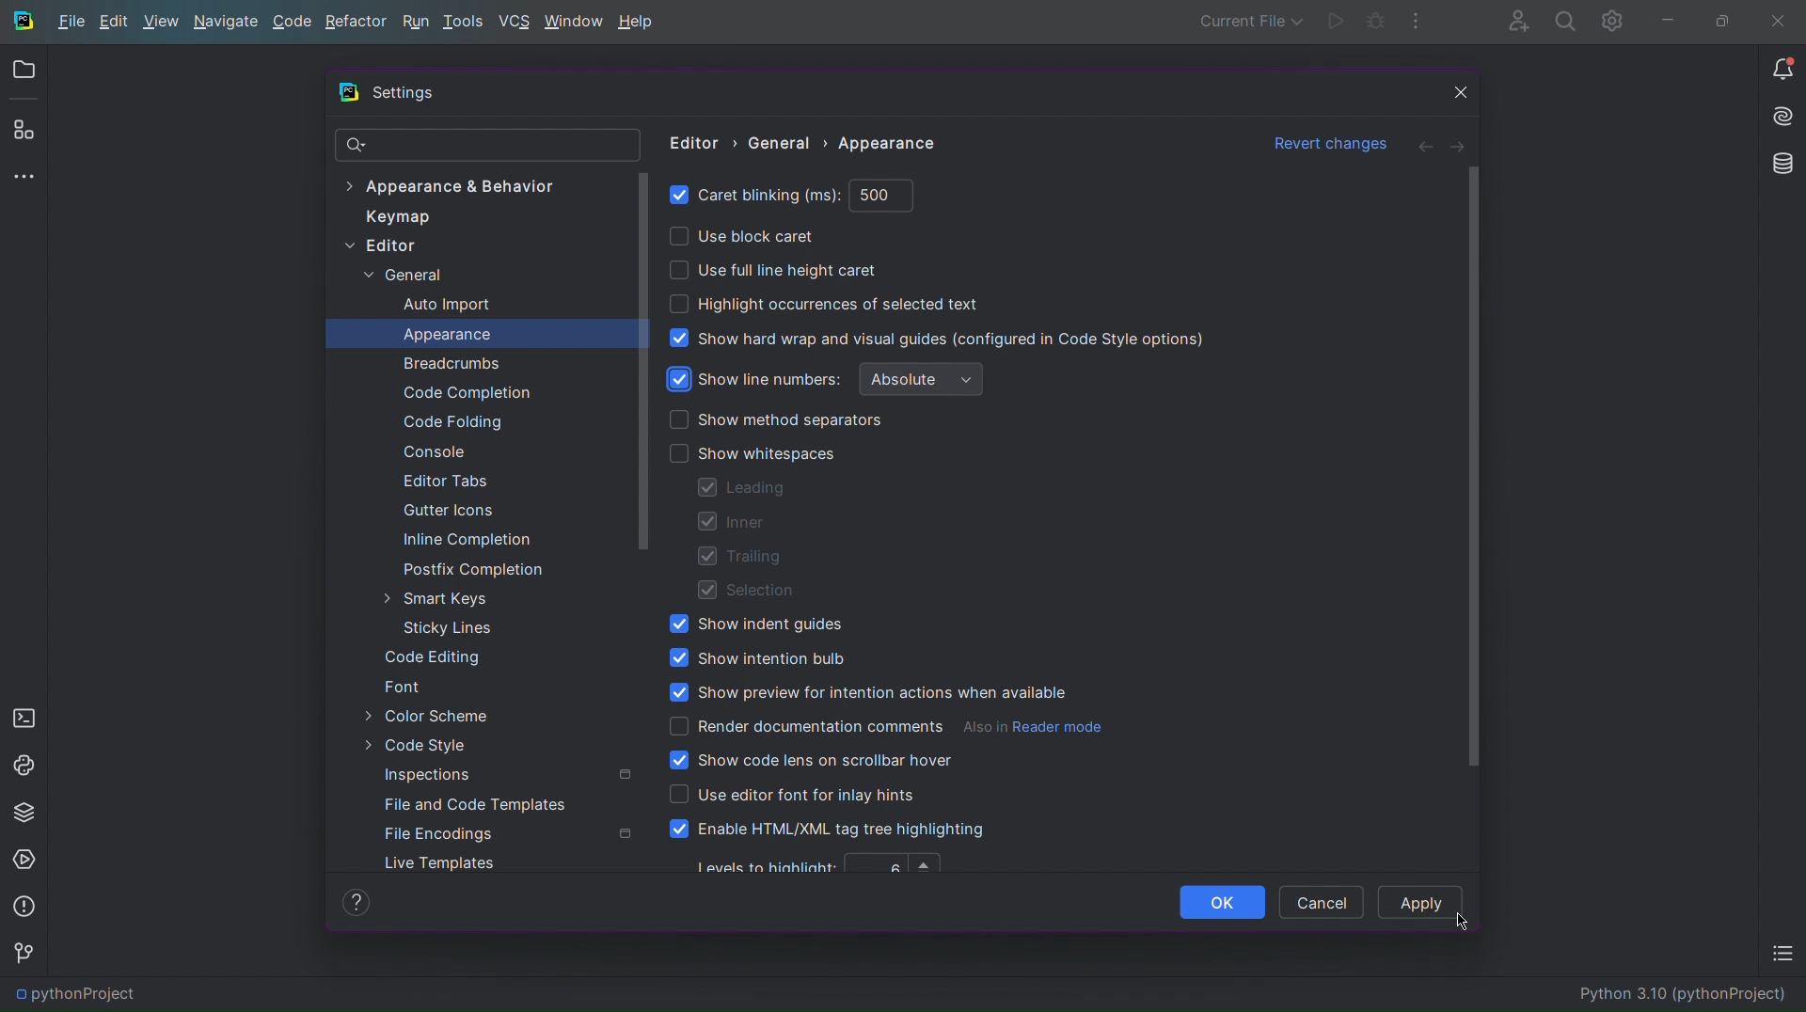 The width and height of the screenshot is (1806, 1012). I want to click on File and Code Templates, so click(481, 804).